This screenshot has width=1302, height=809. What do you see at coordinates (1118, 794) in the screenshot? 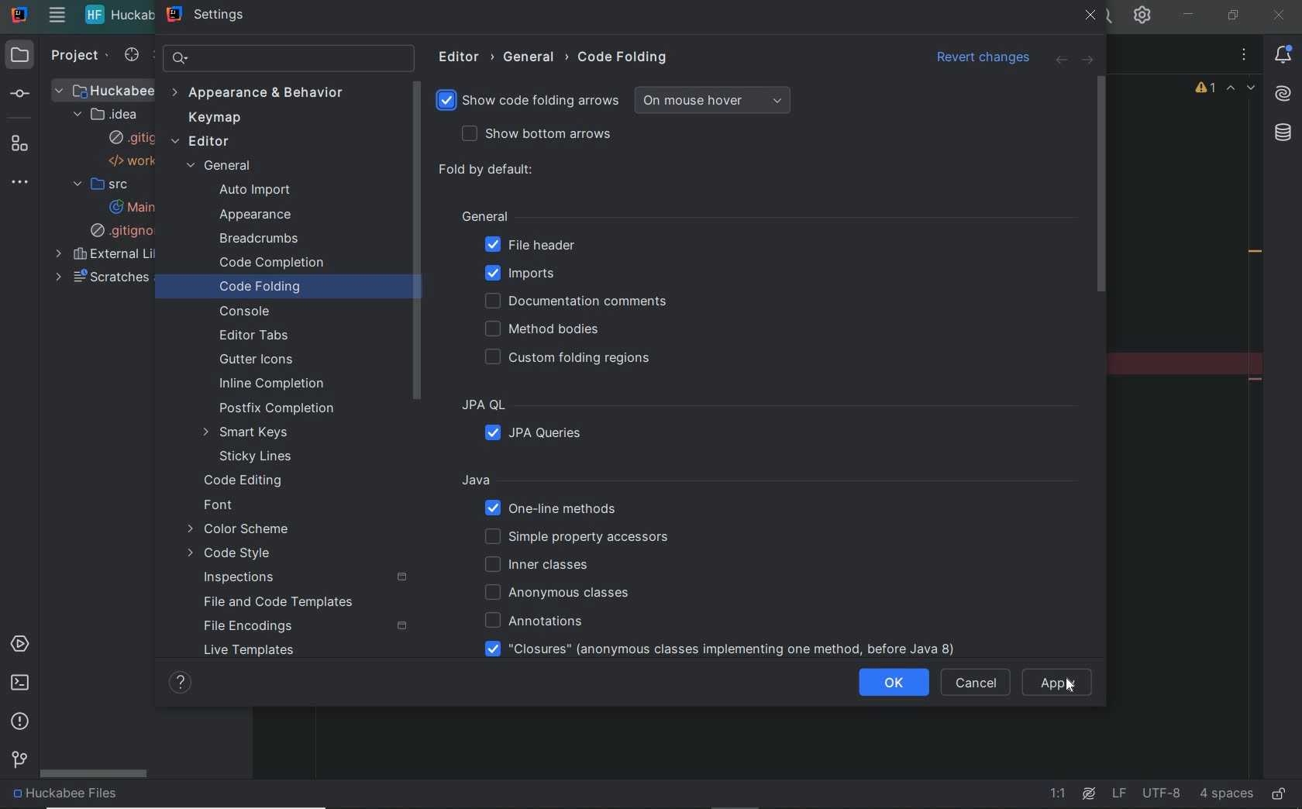
I see `line separator` at bounding box center [1118, 794].